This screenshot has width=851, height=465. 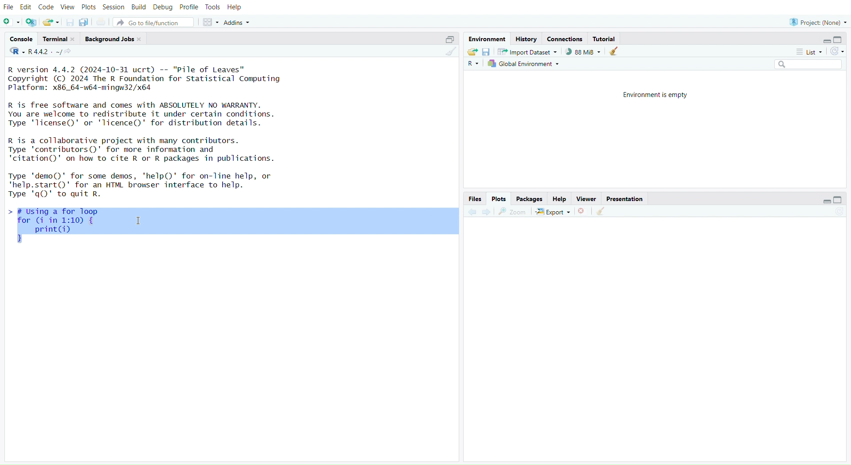 What do you see at coordinates (238, 22) in the screenshot?
I see `addins` at bounding box center [238, 22].